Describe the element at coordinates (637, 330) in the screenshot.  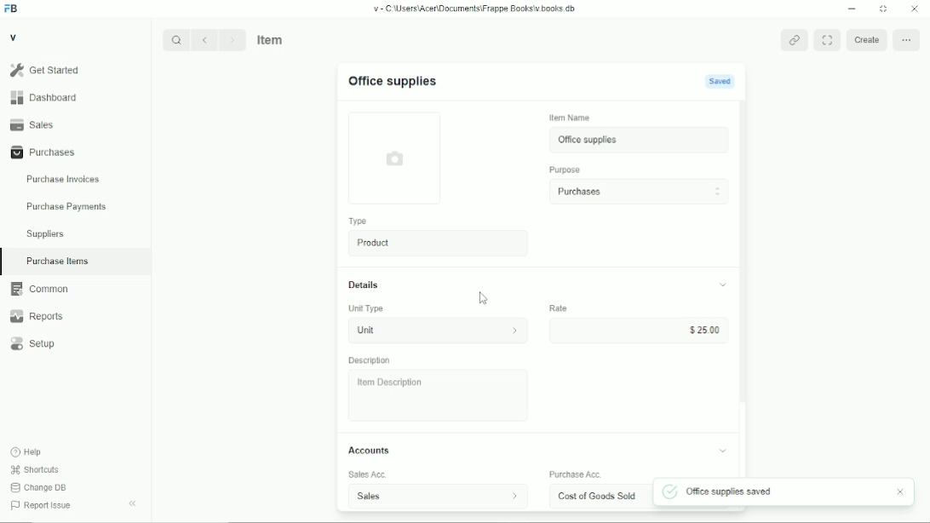
I see `25` at that location.